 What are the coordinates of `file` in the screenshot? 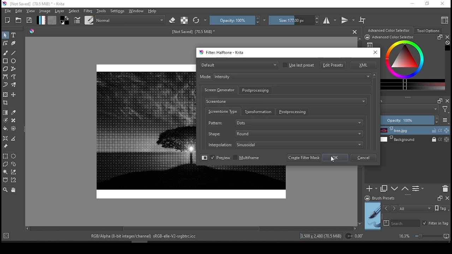 It's located at (7, 11).